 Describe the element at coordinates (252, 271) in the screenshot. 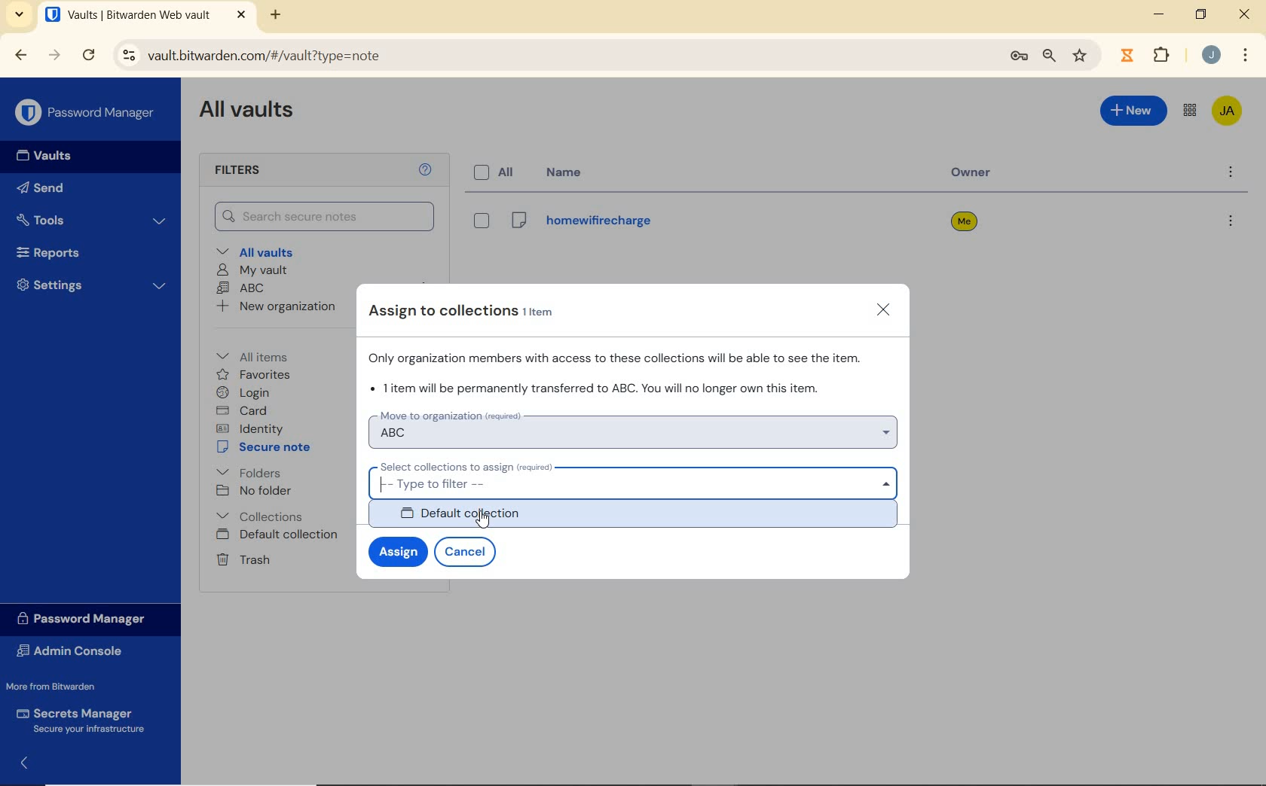

I see `My Vault` at that location.